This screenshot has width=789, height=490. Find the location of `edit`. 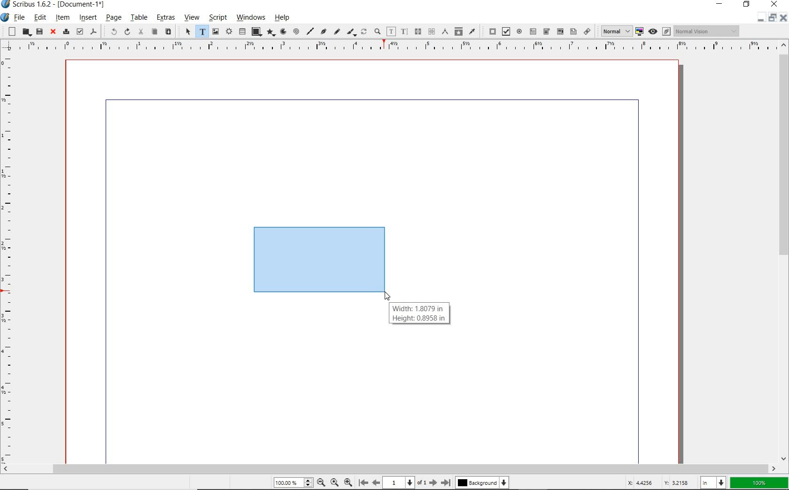

edit is located at coordinates (39, 18).